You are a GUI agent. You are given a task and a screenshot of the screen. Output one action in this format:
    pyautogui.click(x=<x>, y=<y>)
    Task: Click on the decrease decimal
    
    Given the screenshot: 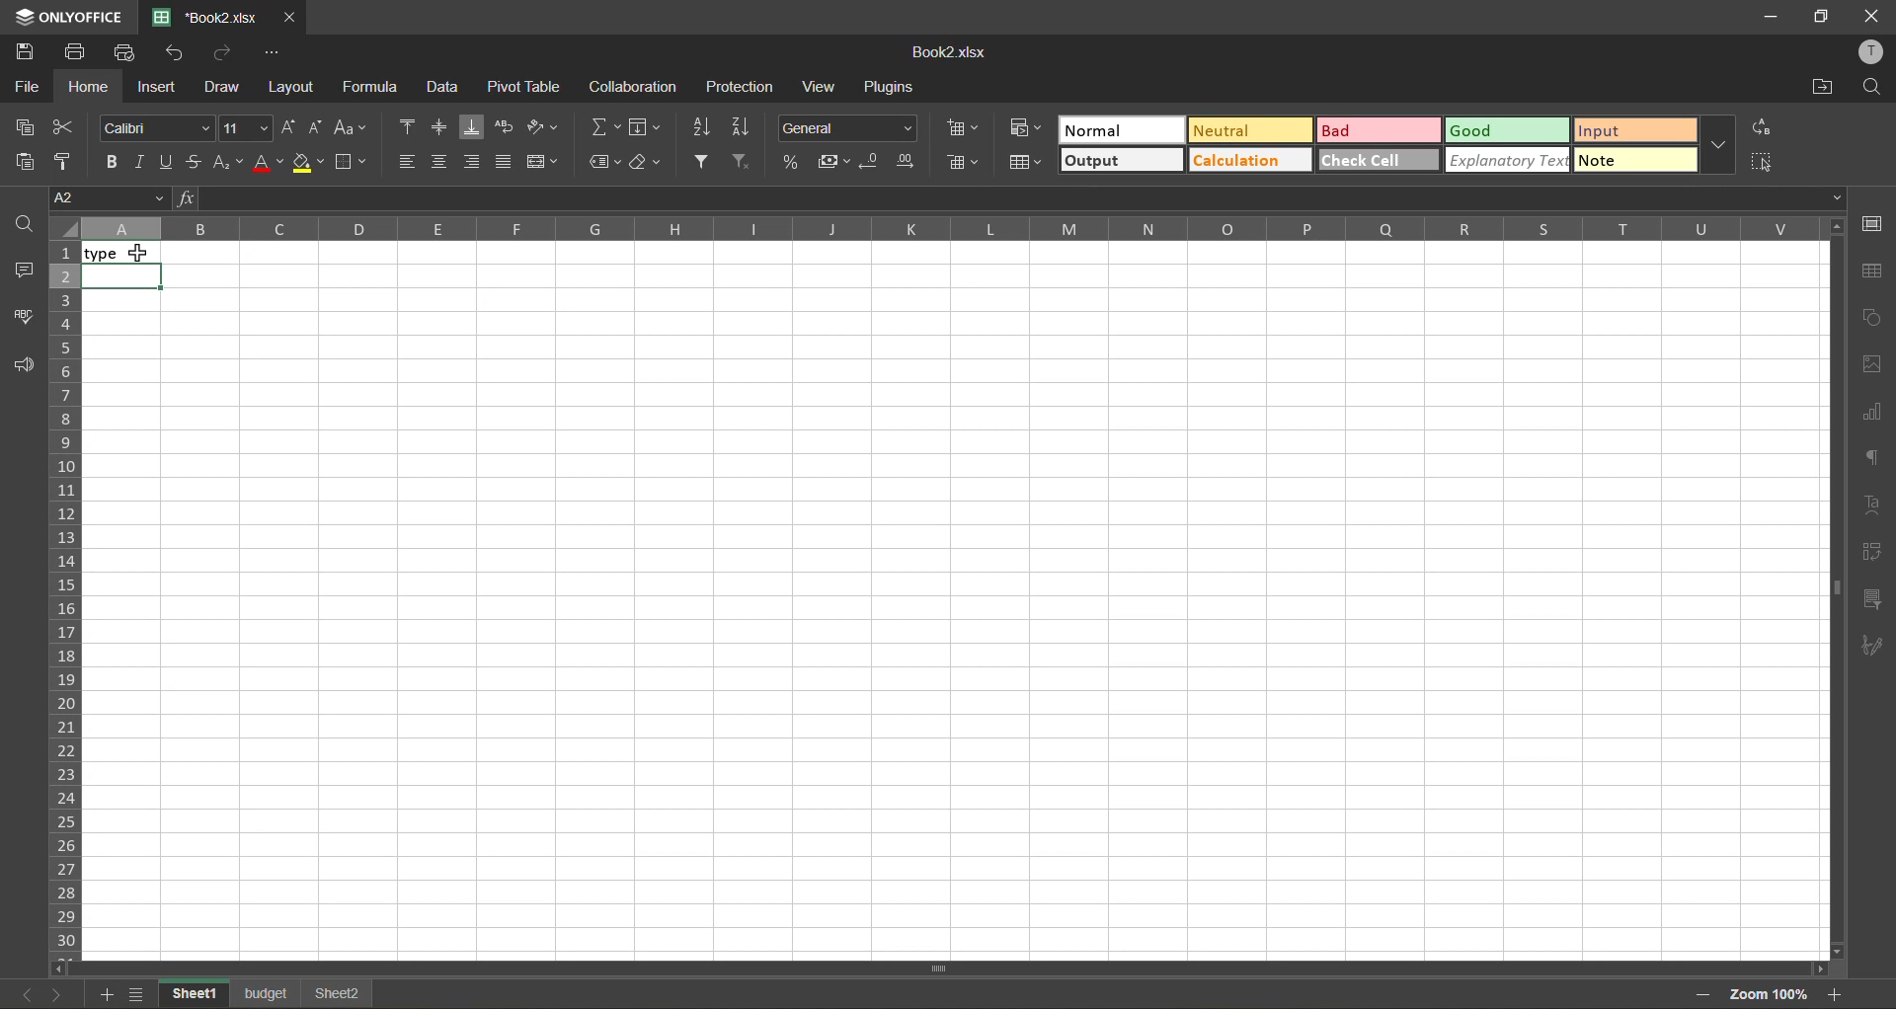 What is the action you would take?
    pyautogui.click(x=875, y=161)
    